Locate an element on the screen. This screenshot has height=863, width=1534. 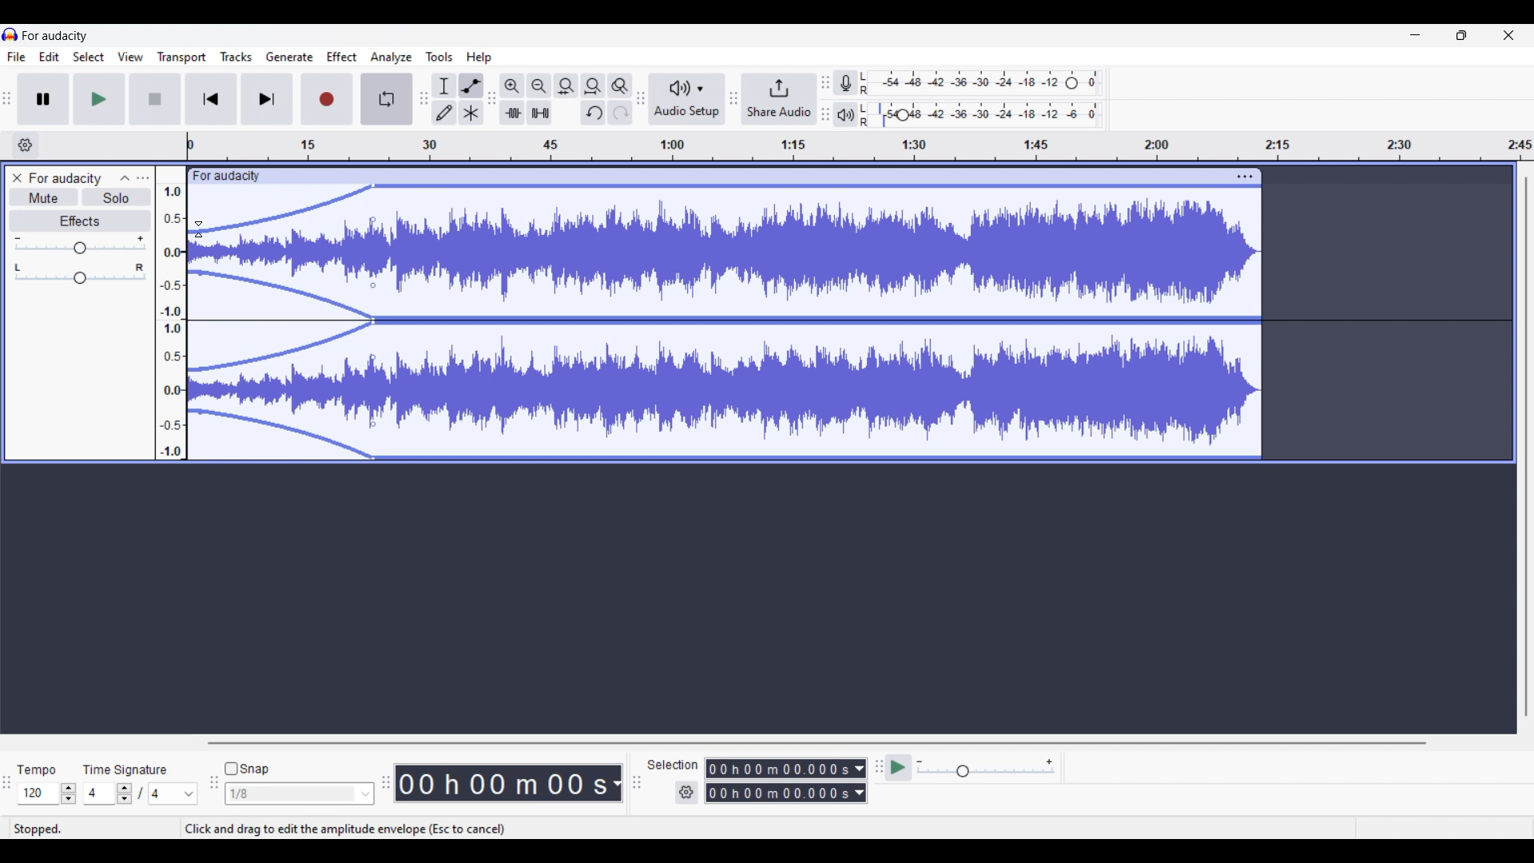
Fit selection to width is located at coordinates (566, 86).